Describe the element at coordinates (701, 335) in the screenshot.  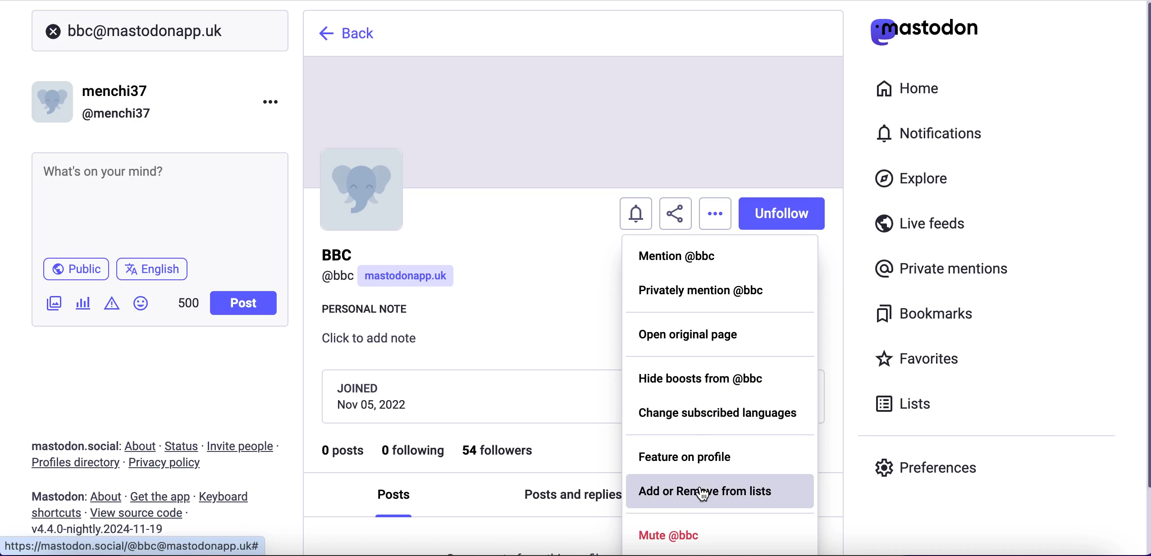
I see `open original page` at that location.